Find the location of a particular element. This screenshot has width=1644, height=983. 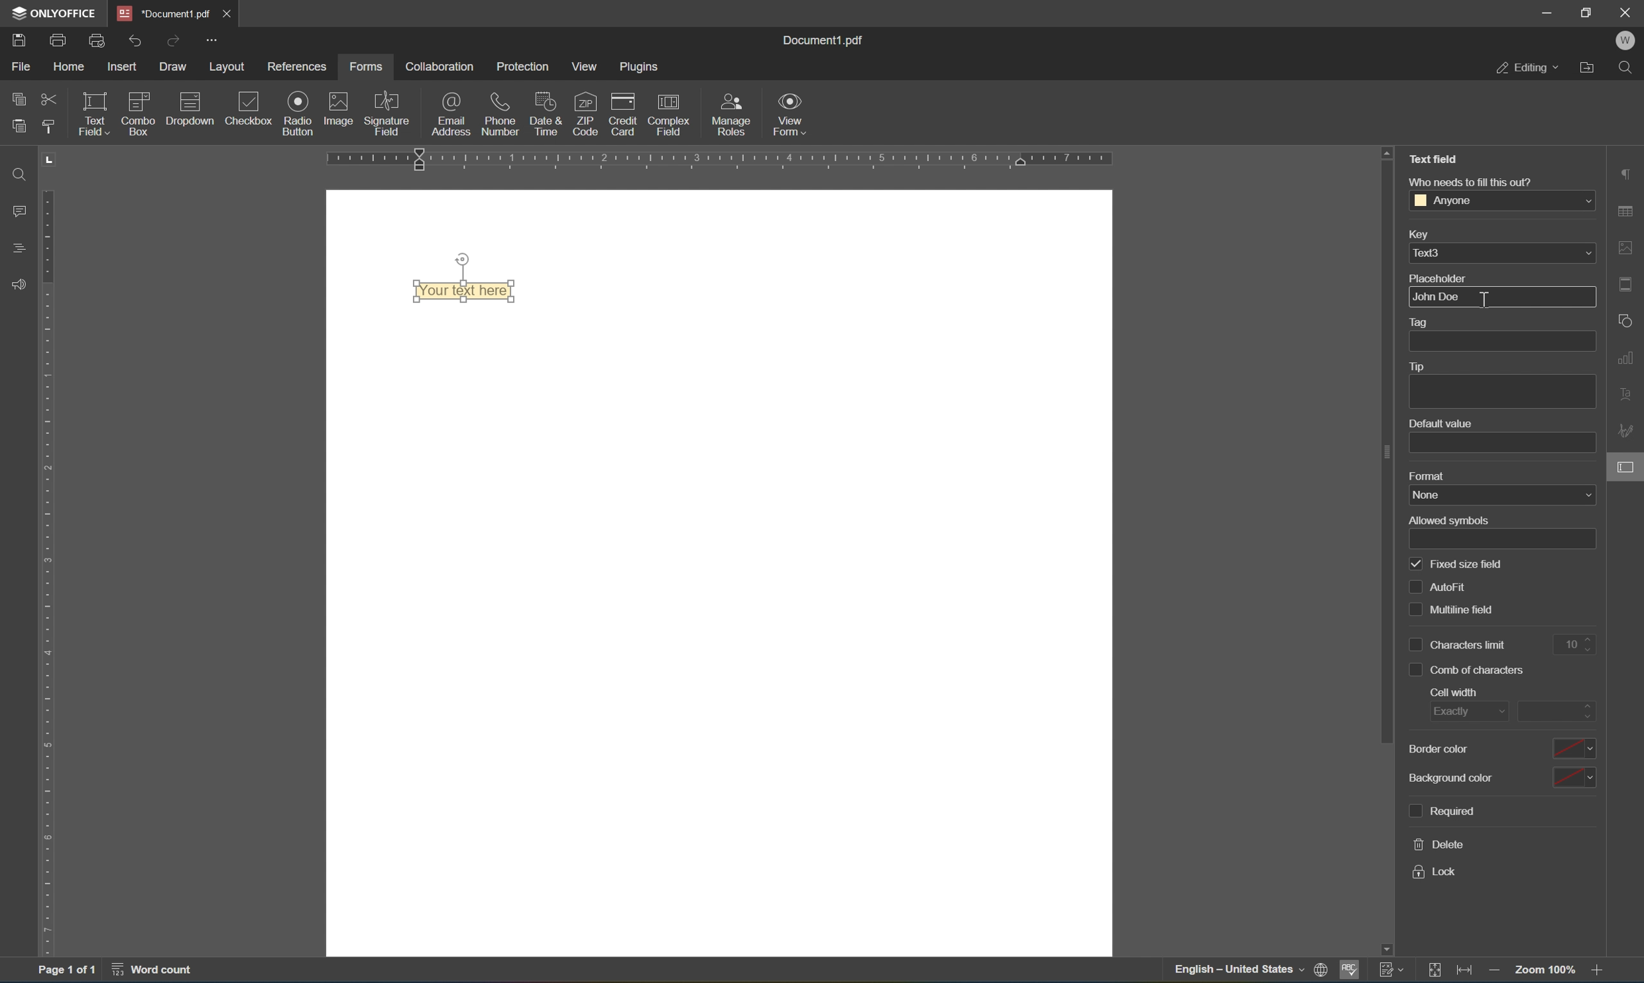

delete is located at coordinates (1439, 844).